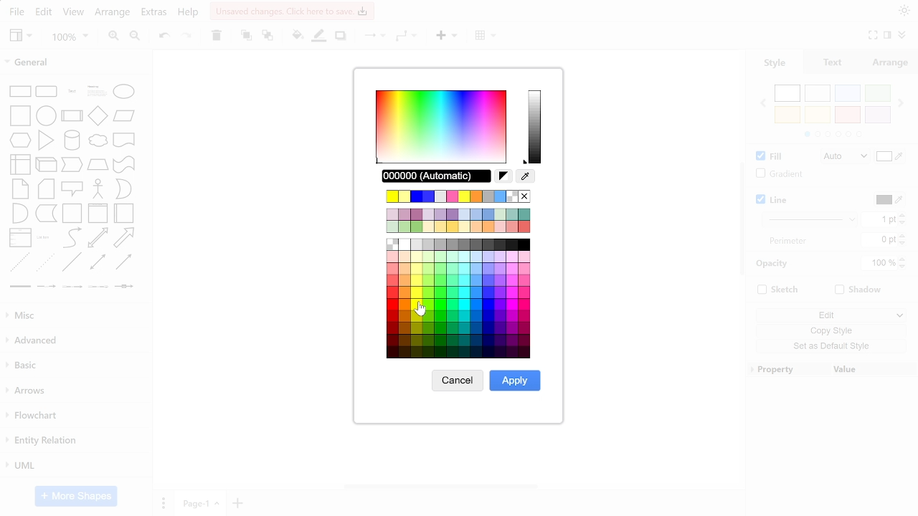 This screenshot has height=516, width=918. Describe the element at coordinates (421, 311) in the screenshot. I see `Cursor` at that location.